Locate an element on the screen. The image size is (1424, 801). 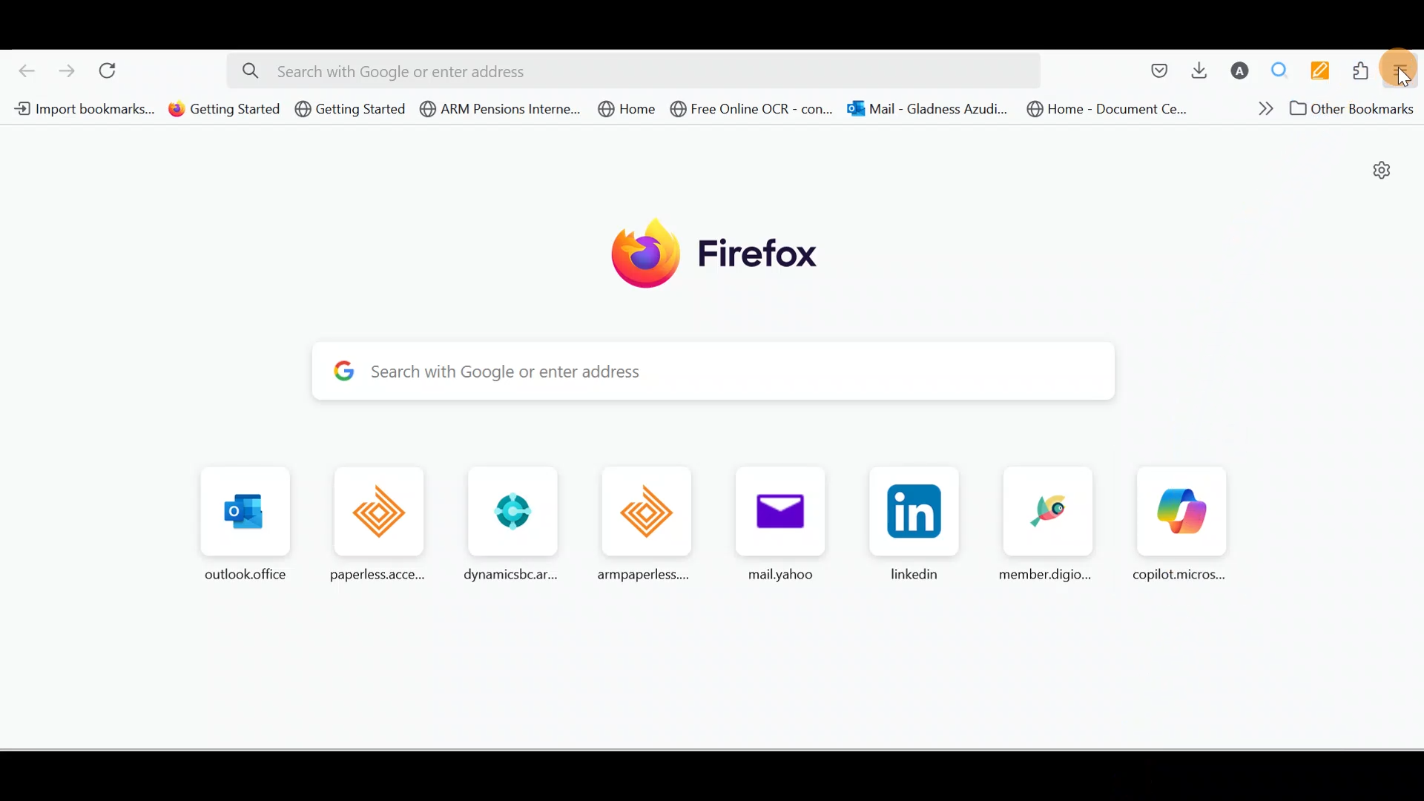
Mail - Gladness Azudi... is located at coordinates (931, 109).